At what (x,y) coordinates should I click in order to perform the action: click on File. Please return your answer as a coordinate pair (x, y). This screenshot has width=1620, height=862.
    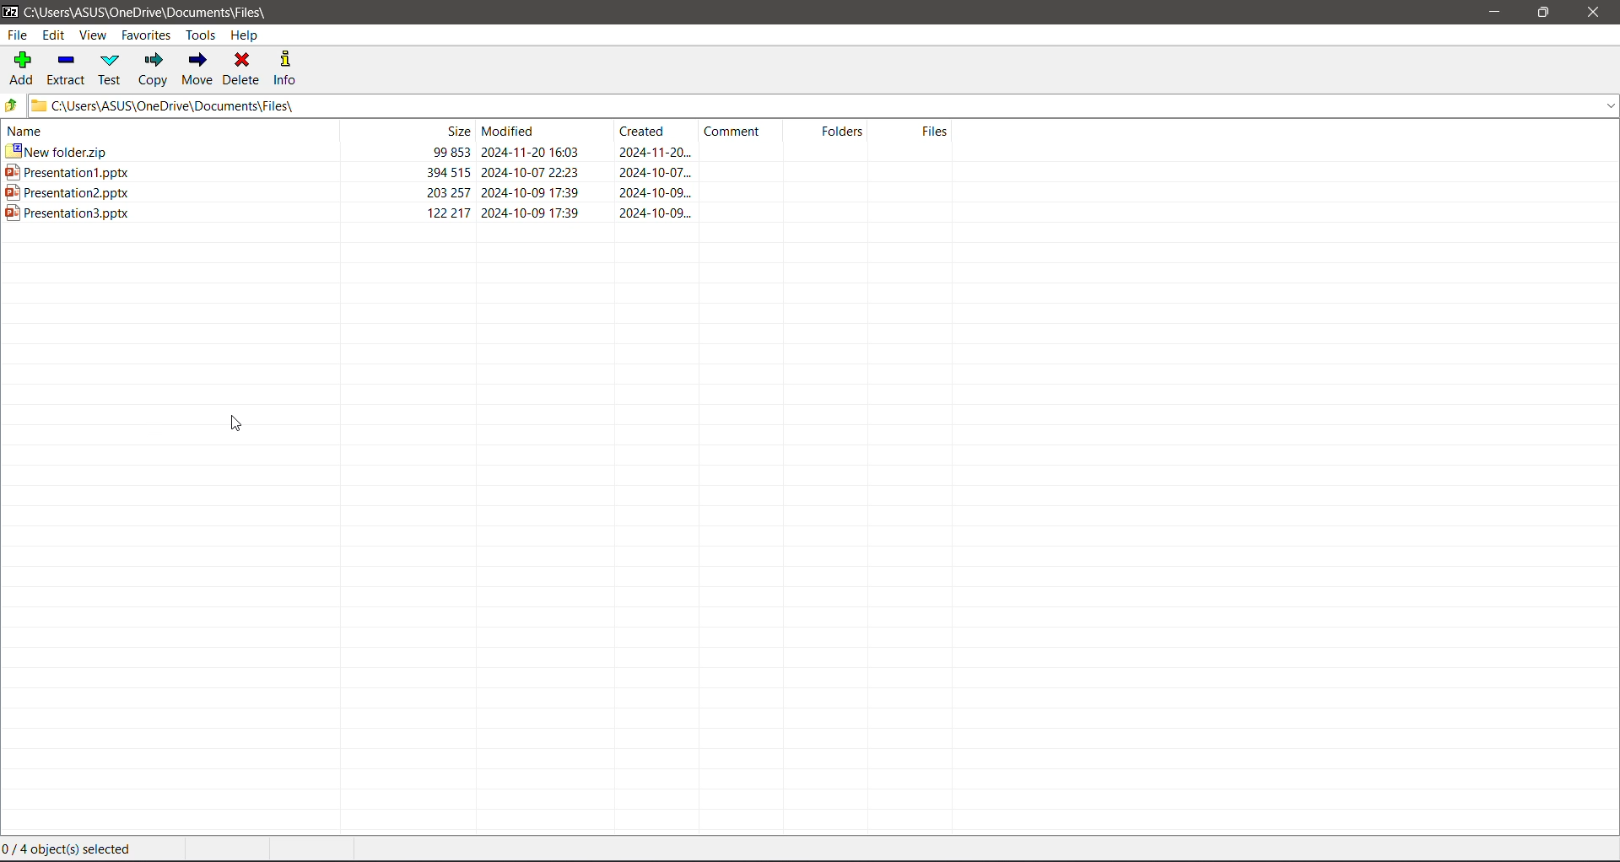
    Looking at the image, I should click on (17, 35).